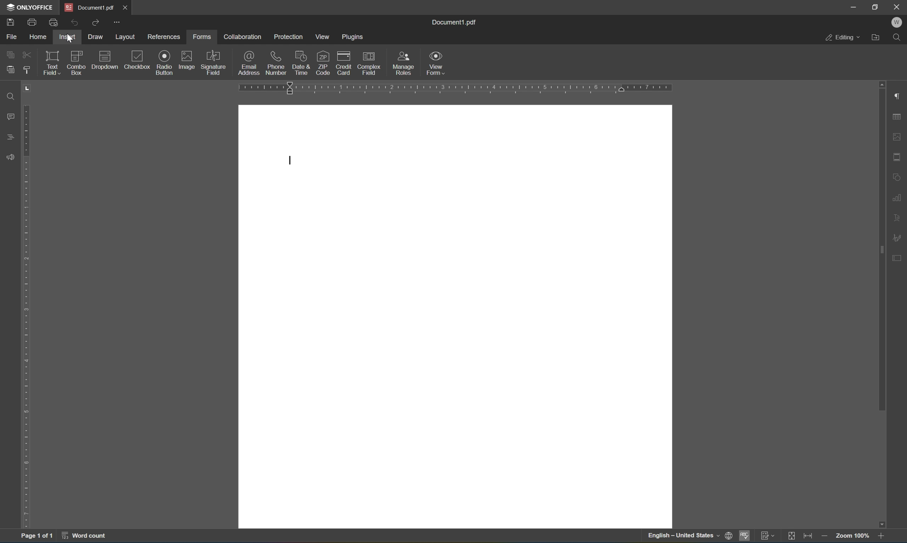  I want to click on layout, so click(126, 37).